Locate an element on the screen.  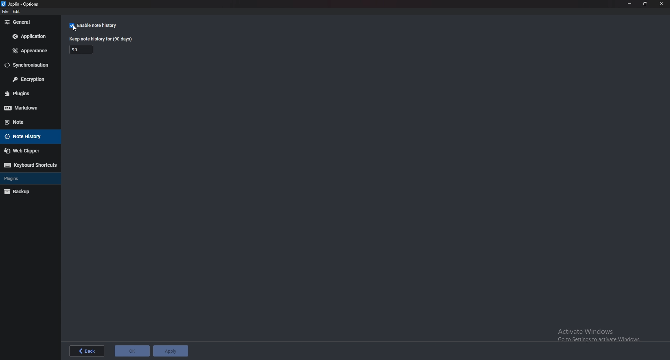
ok is located at coordinates (131, 351).